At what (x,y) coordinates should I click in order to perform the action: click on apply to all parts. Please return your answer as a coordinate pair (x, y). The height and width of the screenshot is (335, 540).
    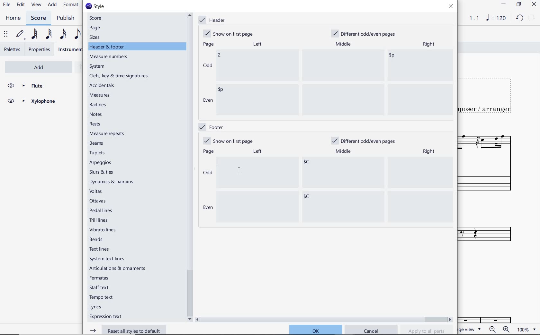
    Looking at the image, I should click on (427, 331).